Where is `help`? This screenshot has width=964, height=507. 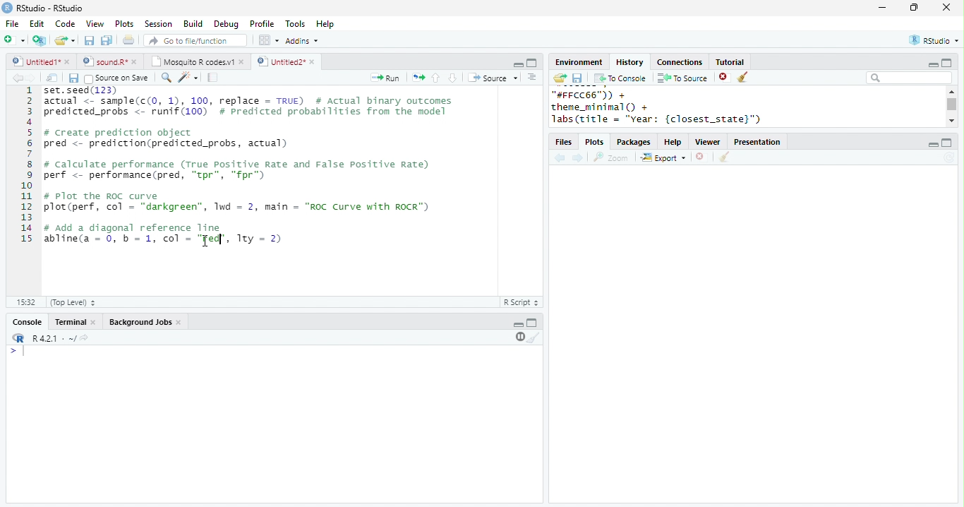 help is located at coordinates (673, 143).